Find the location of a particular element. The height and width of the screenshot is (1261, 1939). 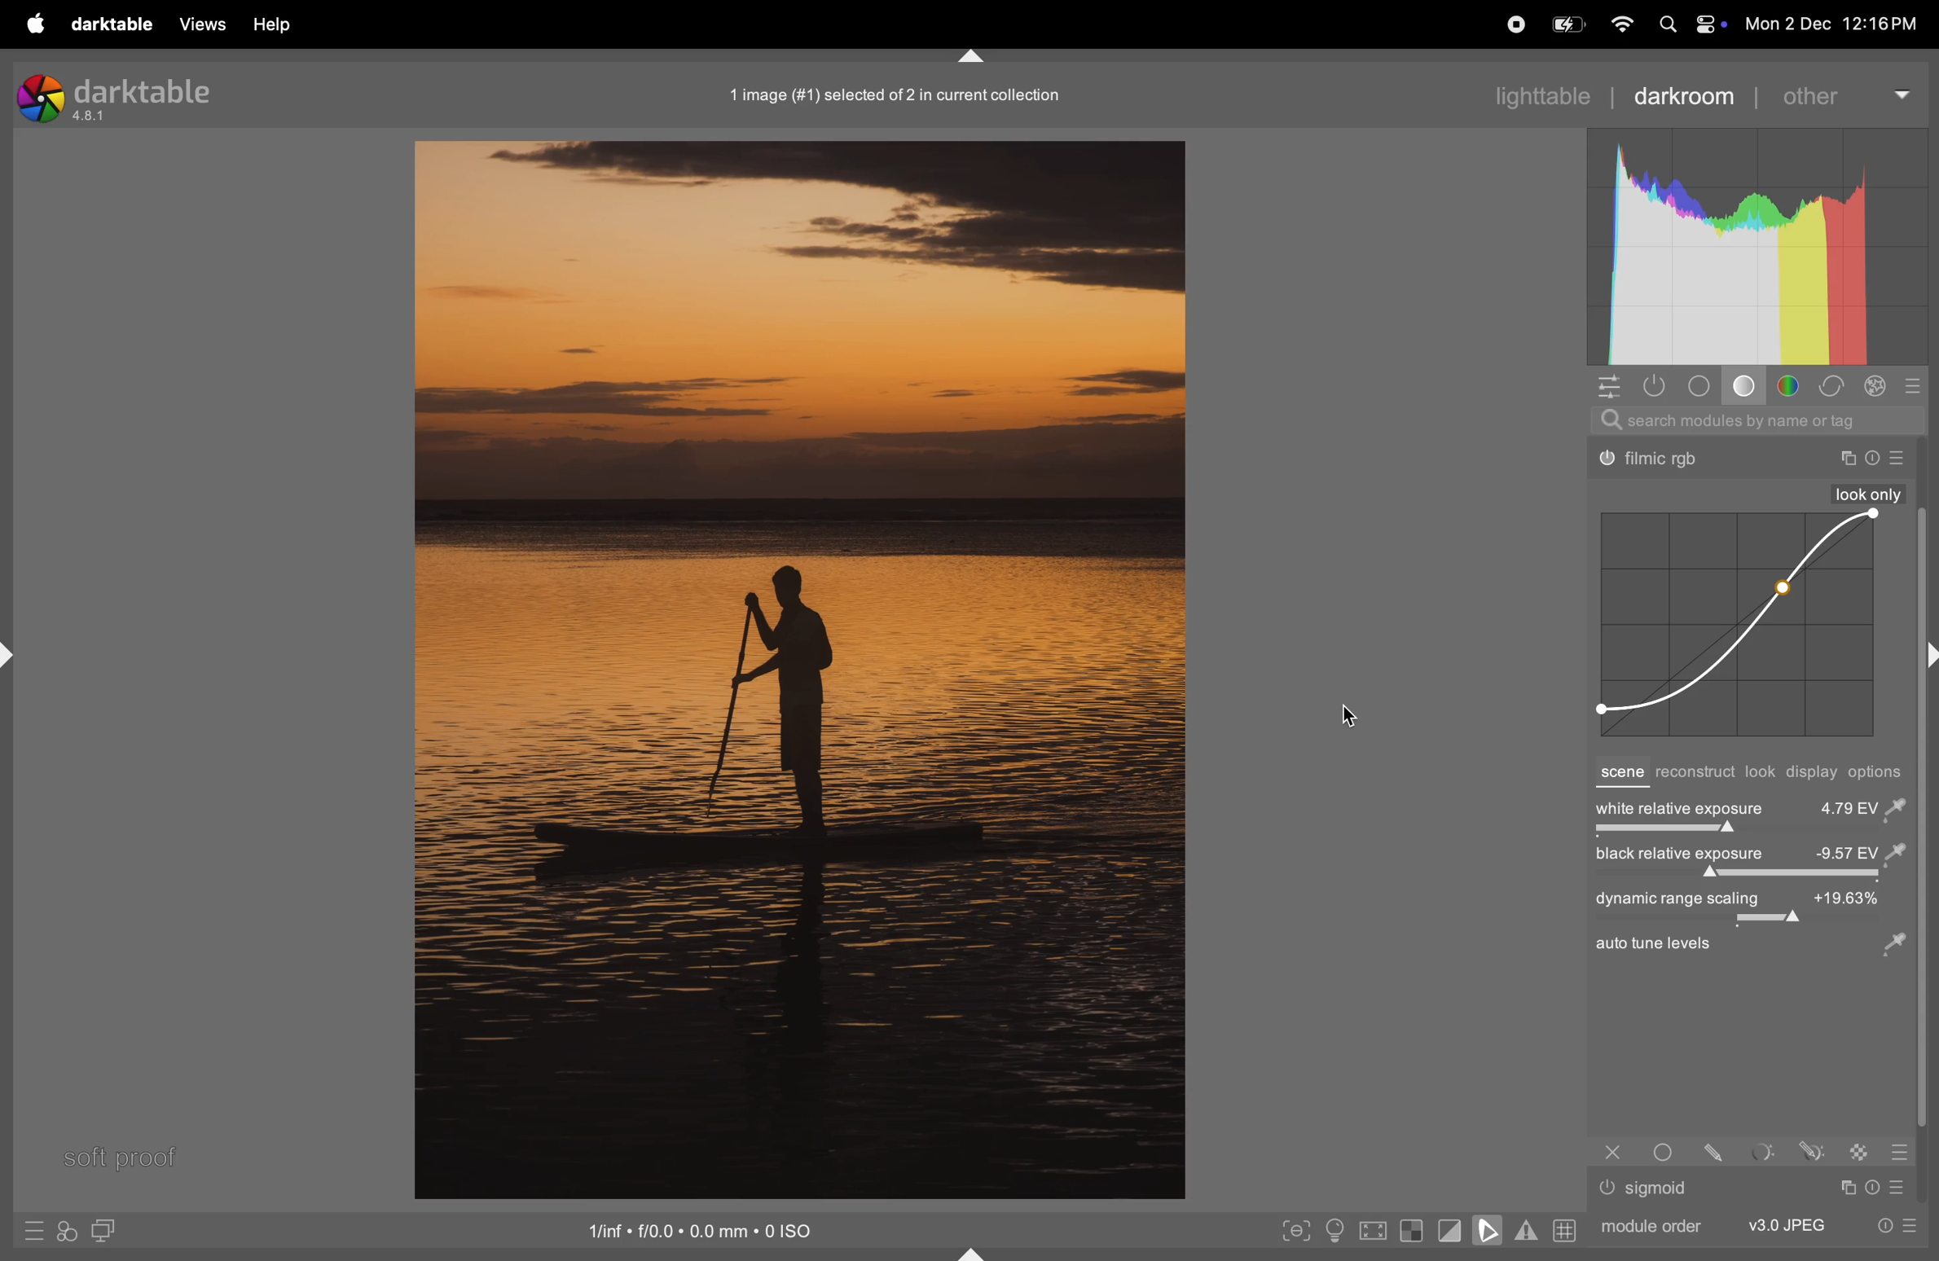

rgb curve is located at coordinates (1734, 626).